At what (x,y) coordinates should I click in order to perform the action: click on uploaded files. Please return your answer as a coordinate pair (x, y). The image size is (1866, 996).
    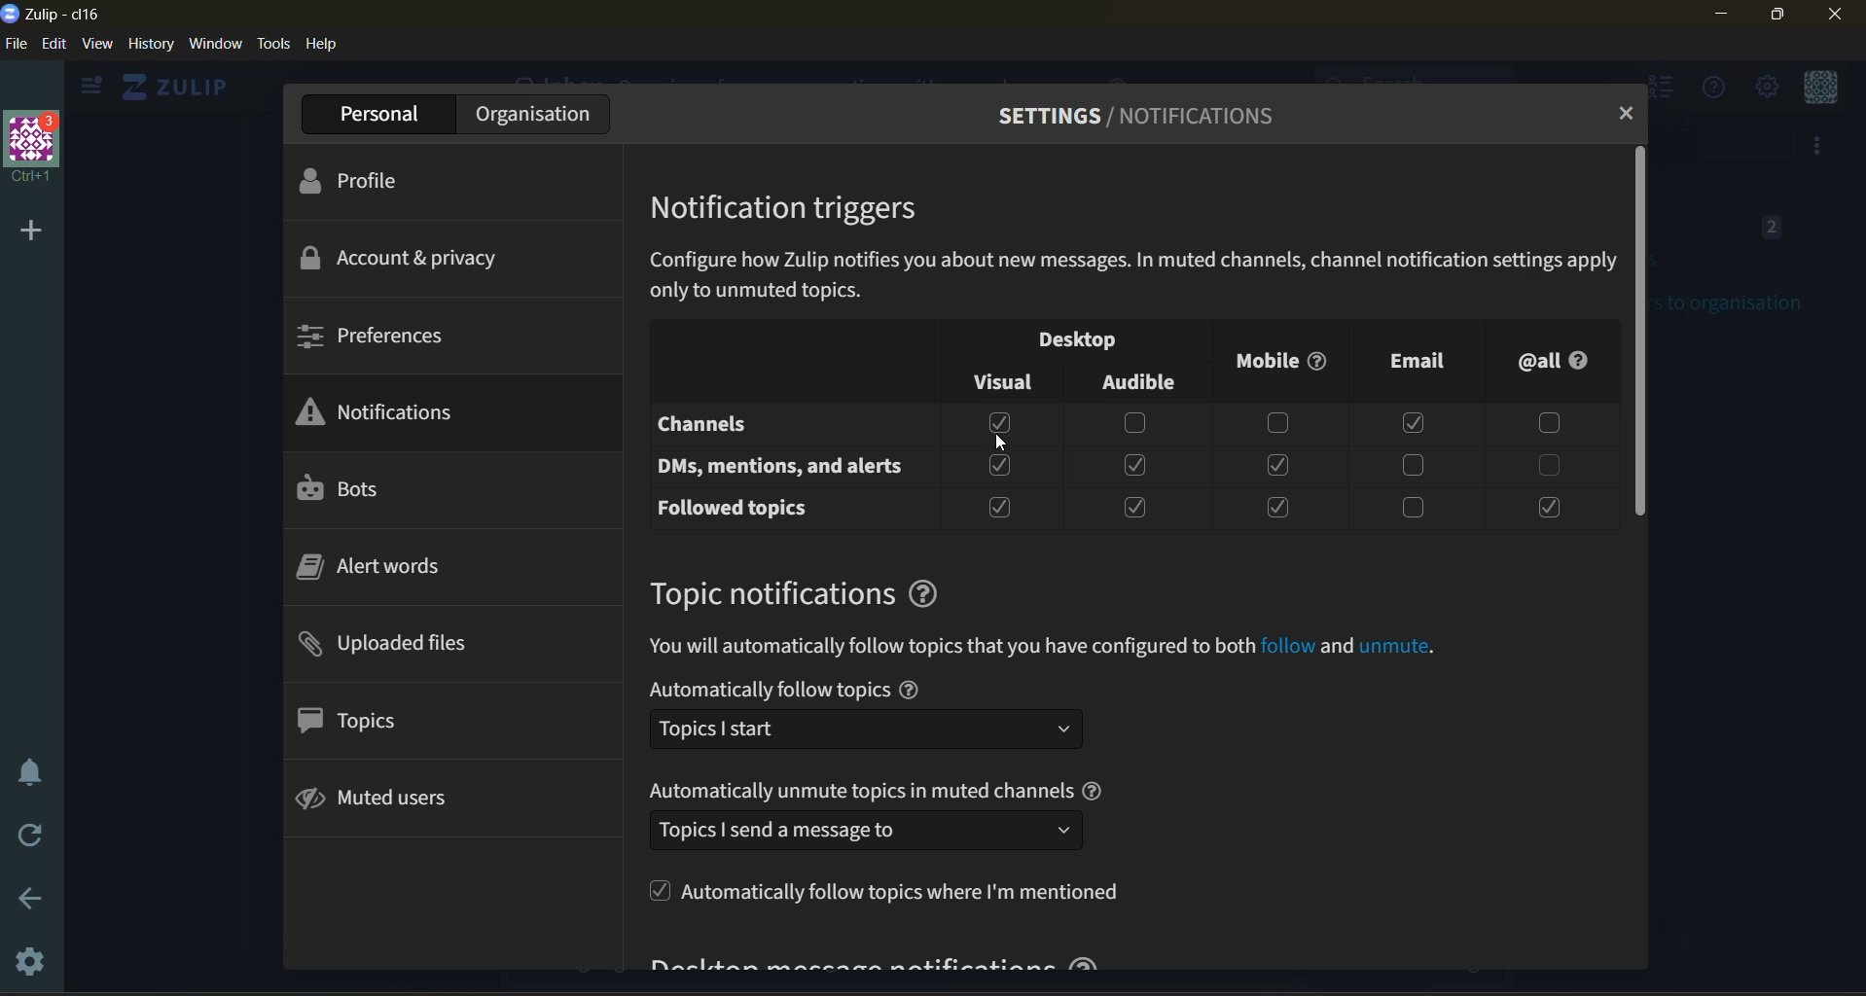
    Looking at the image, I should click on (400, 646).